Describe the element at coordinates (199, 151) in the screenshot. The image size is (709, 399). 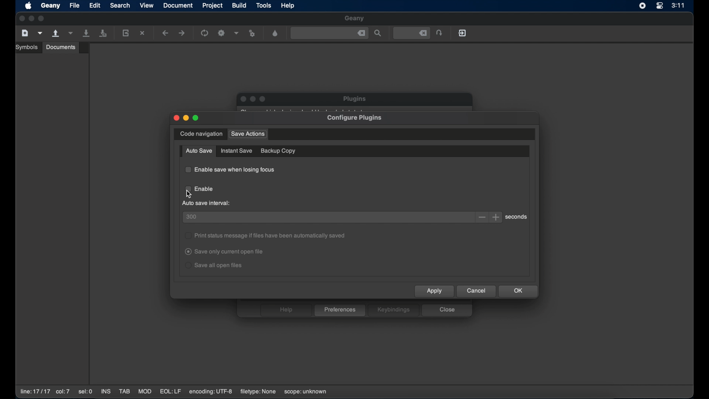
I see `auto save` at that location.